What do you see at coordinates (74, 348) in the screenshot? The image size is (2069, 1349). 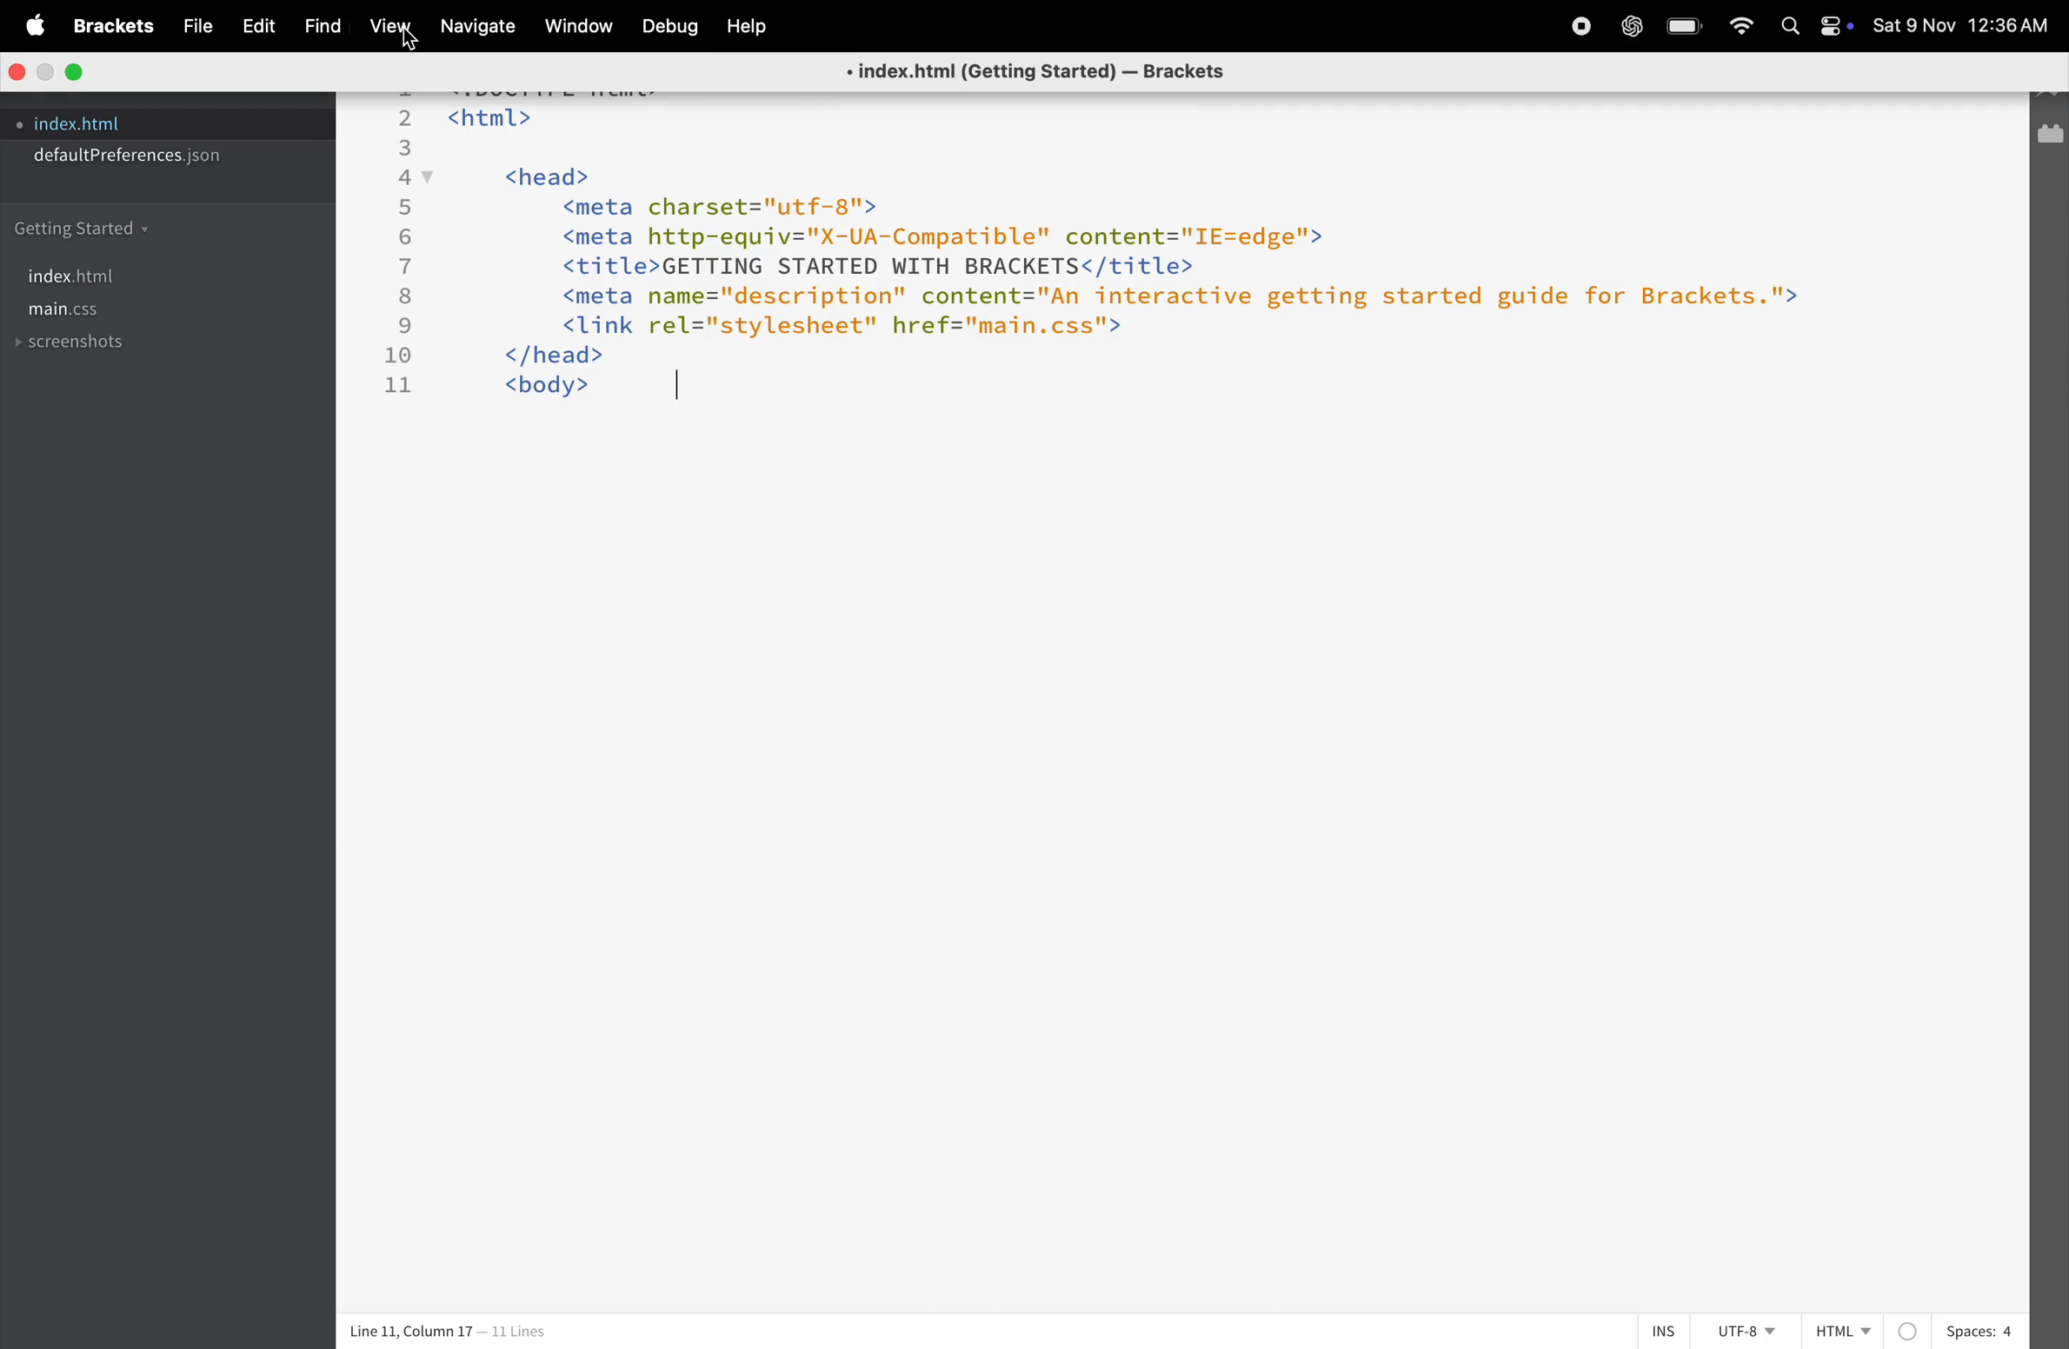 I see `screenshots` at bounding box center [74, 348].